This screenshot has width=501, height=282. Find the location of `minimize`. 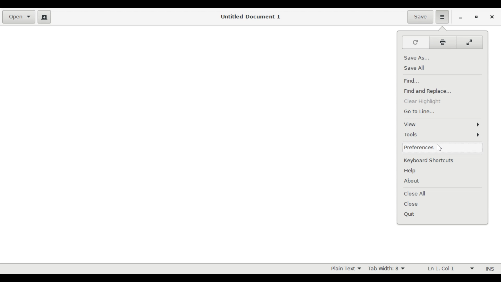

minimize is located at coordinates (461, 18).